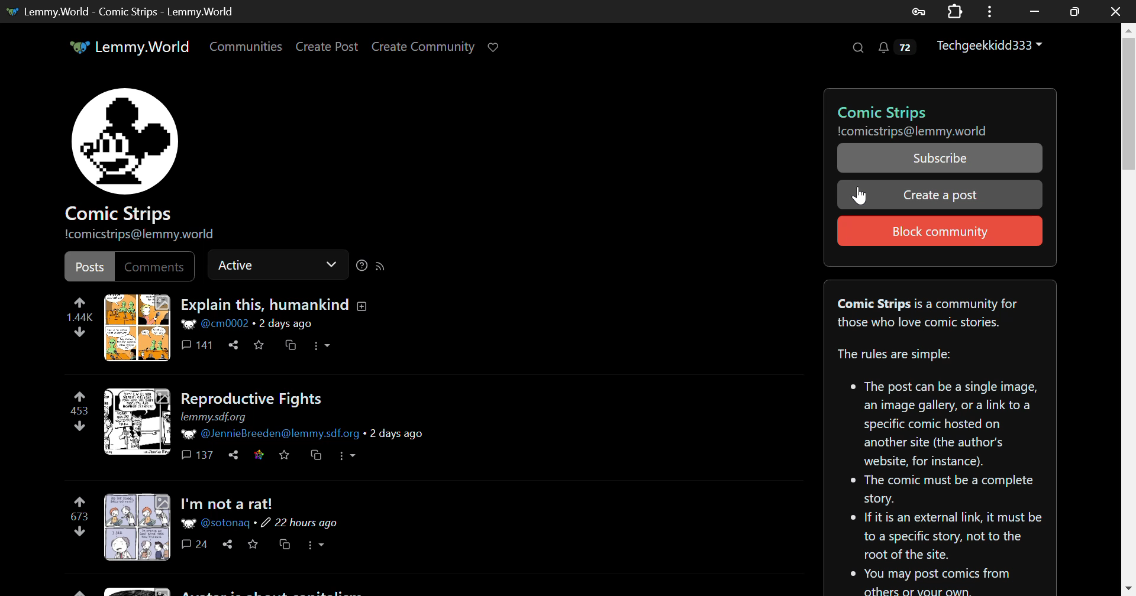 This screenshot has height=596, width=1136. Describe the element at coordinates (317, 455) in the screenshot. I see `Cross-post` at that location.